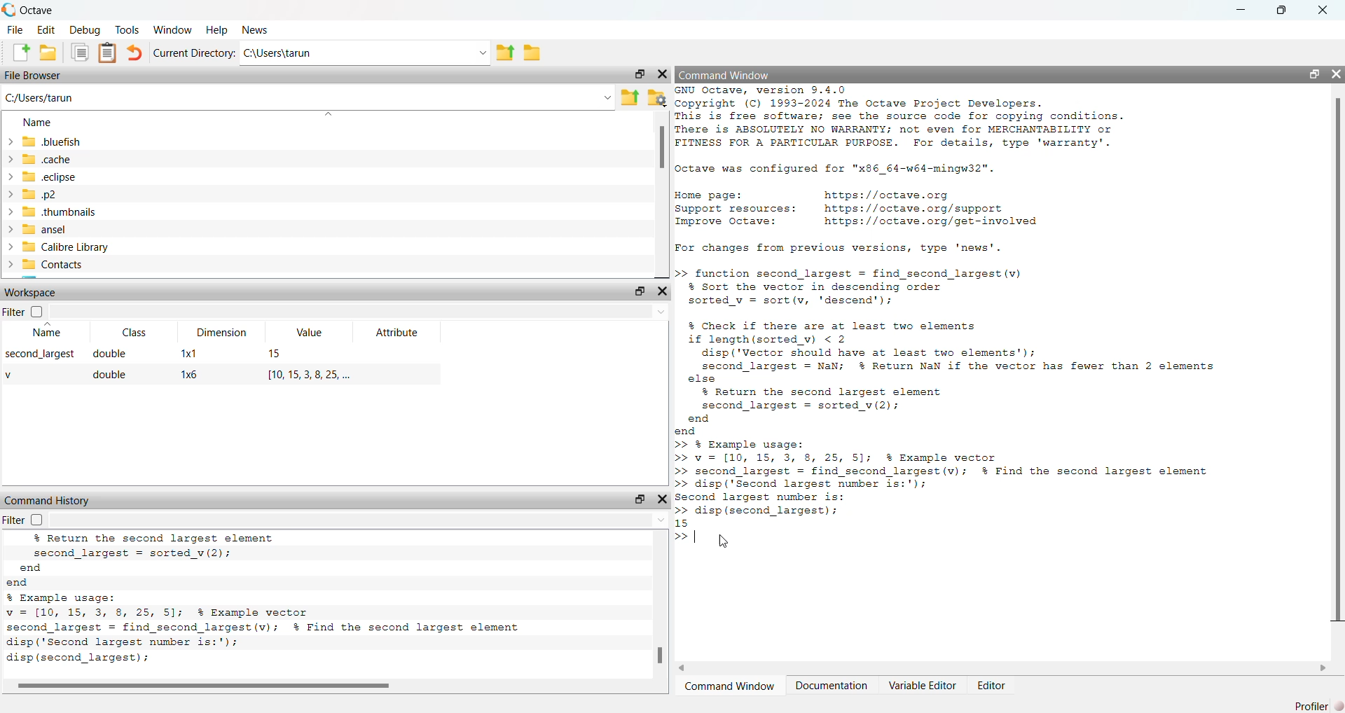 The image size is (1345, 713). Describe the element at coordinates (192, 352) in the screenshot. I see `1x1` at that location.